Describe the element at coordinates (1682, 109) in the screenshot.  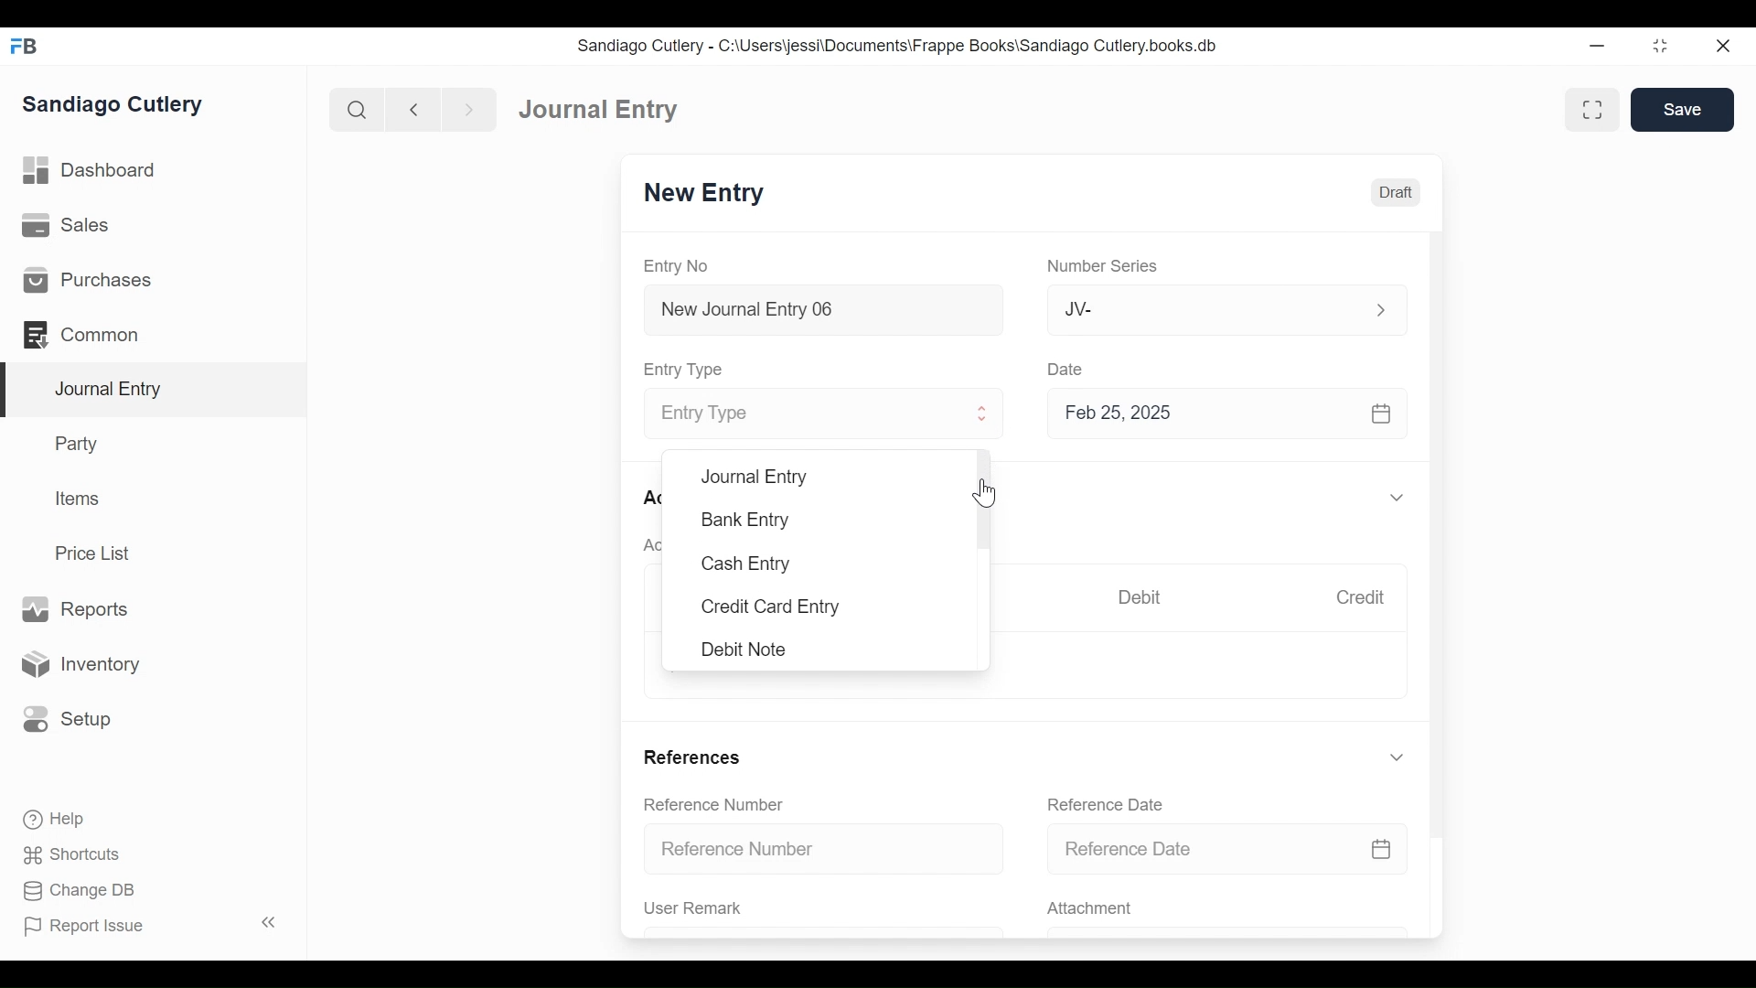
I see `Save` at that location.